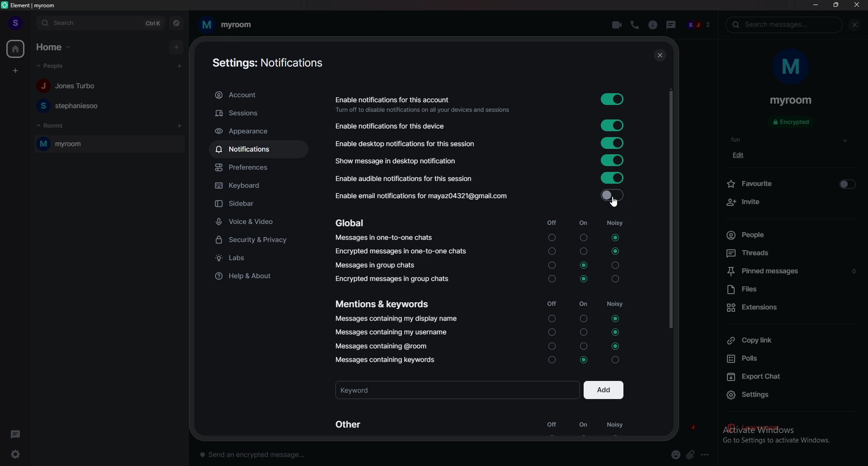  Describe the element at coordinates (387, 360) in the screenshot. I see `messages containing keyword` at that location.